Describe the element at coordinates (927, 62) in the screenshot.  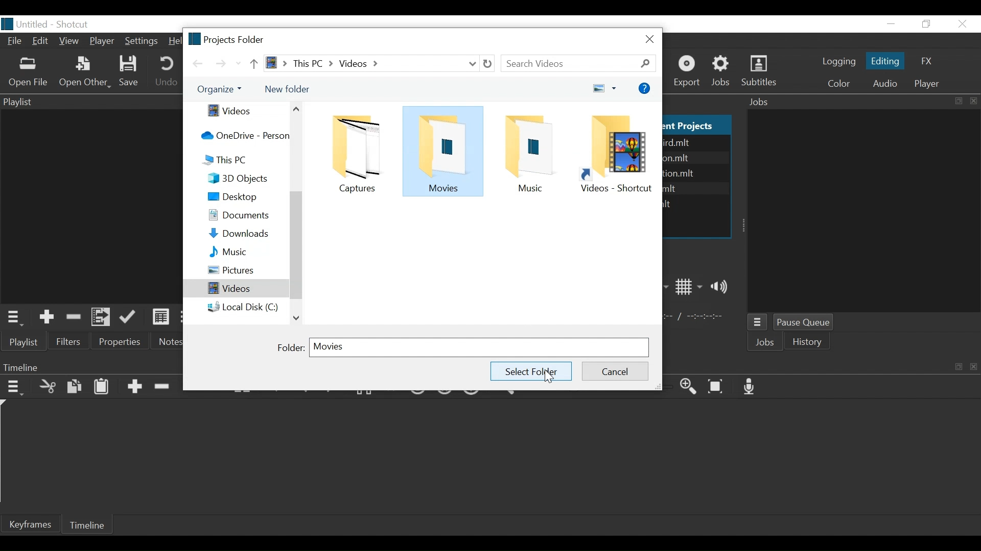
I see `FX` at that location.